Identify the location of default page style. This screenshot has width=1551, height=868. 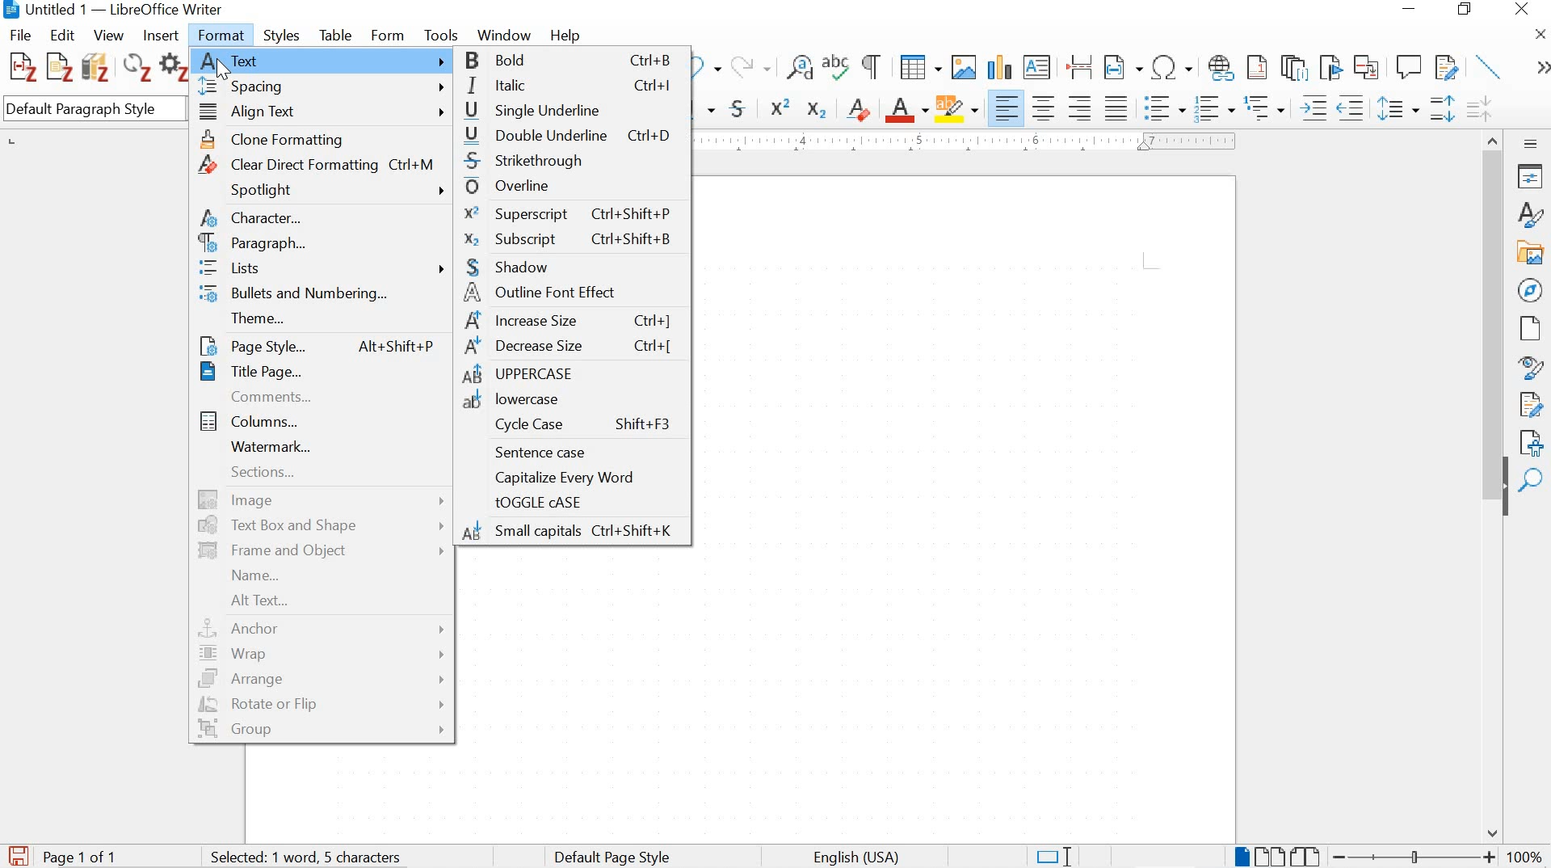
(616, 857).